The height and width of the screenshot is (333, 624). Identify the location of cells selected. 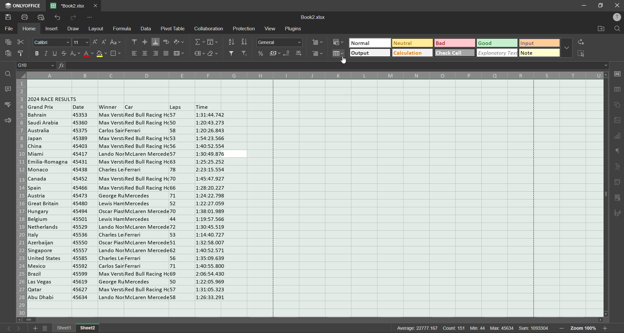
(315, 198).